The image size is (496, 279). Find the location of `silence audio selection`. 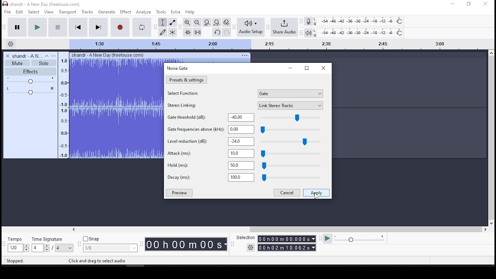

silence audio selection is located at coordinates (197, 32).